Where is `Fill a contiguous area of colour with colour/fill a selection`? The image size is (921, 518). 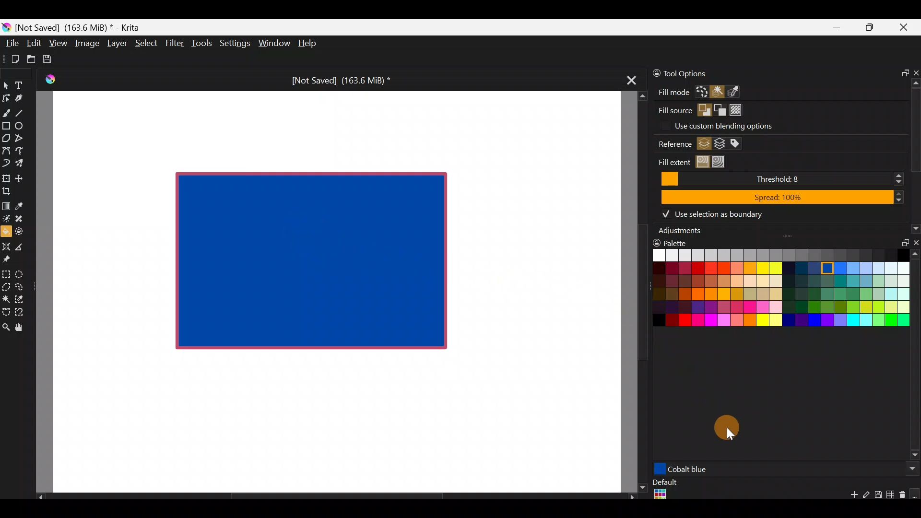
Fill a contiguous area of colour with colour/fill a selection is located at coordinates (6, 231).